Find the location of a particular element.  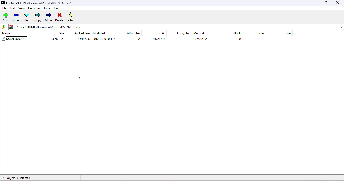

A is located at coordinates (139, 38).